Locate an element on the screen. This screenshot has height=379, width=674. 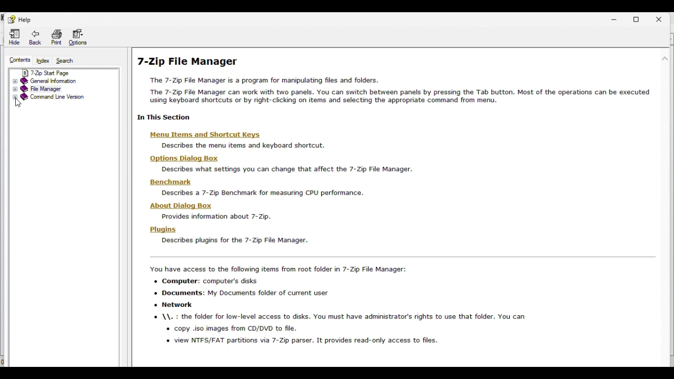
Index is located at coordinates (42, 59).